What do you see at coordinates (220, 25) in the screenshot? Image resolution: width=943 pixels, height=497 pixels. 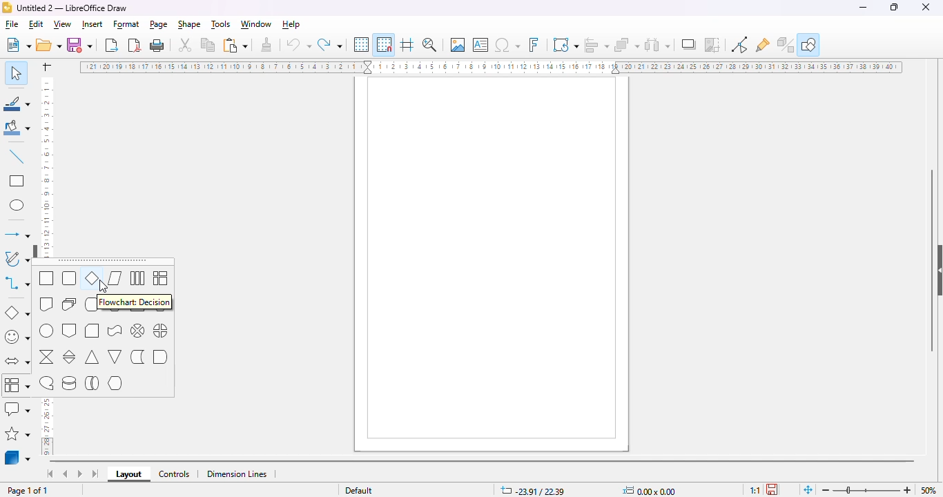 I see `tools` at bounding box center [220, 25].